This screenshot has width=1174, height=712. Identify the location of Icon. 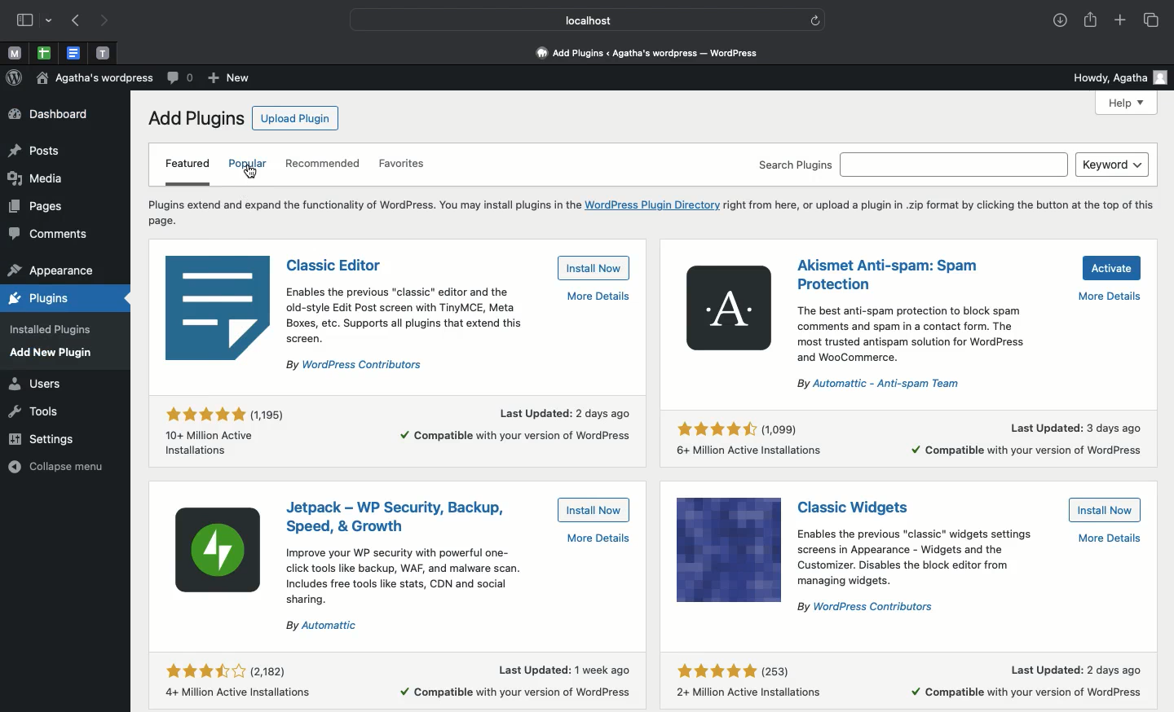
(729, 308).